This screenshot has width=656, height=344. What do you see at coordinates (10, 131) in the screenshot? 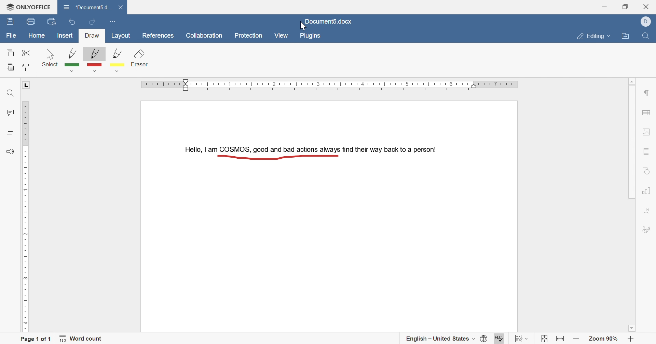
I see `headings` at bounding box center [10, 131].